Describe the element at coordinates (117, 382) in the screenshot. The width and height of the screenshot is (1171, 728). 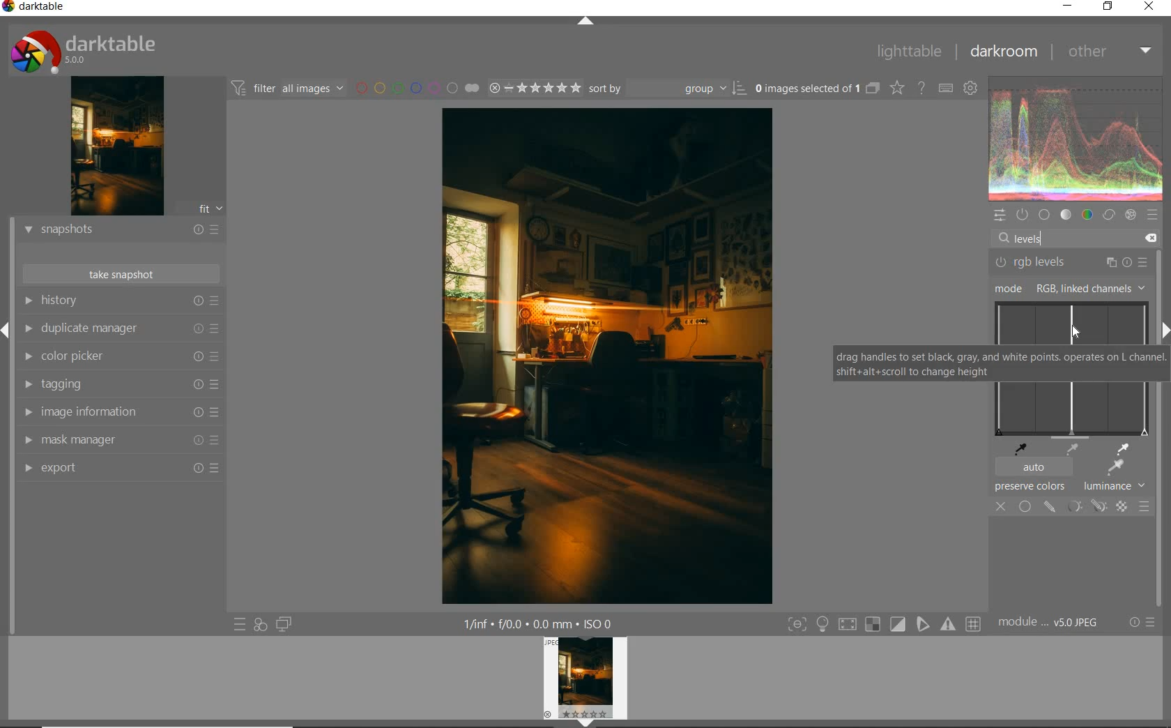
I see `tagging` at that location.